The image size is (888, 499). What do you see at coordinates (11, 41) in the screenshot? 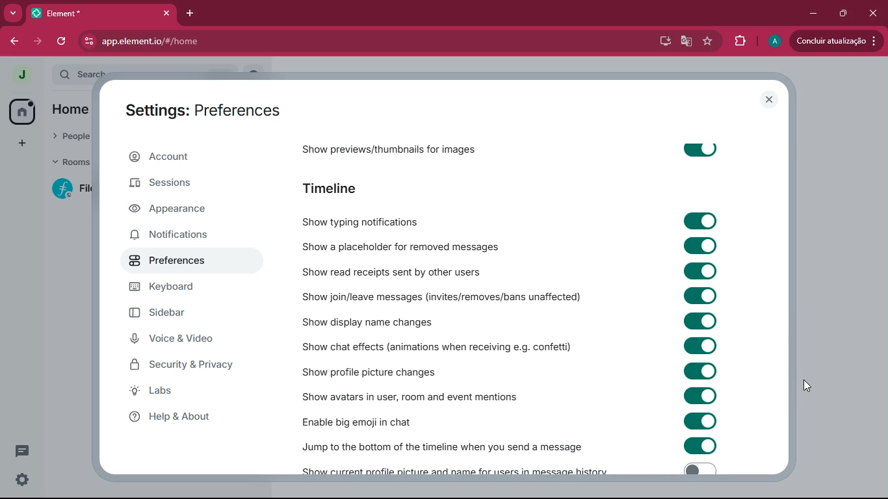
I see `back` at bounding box center [11, 41].